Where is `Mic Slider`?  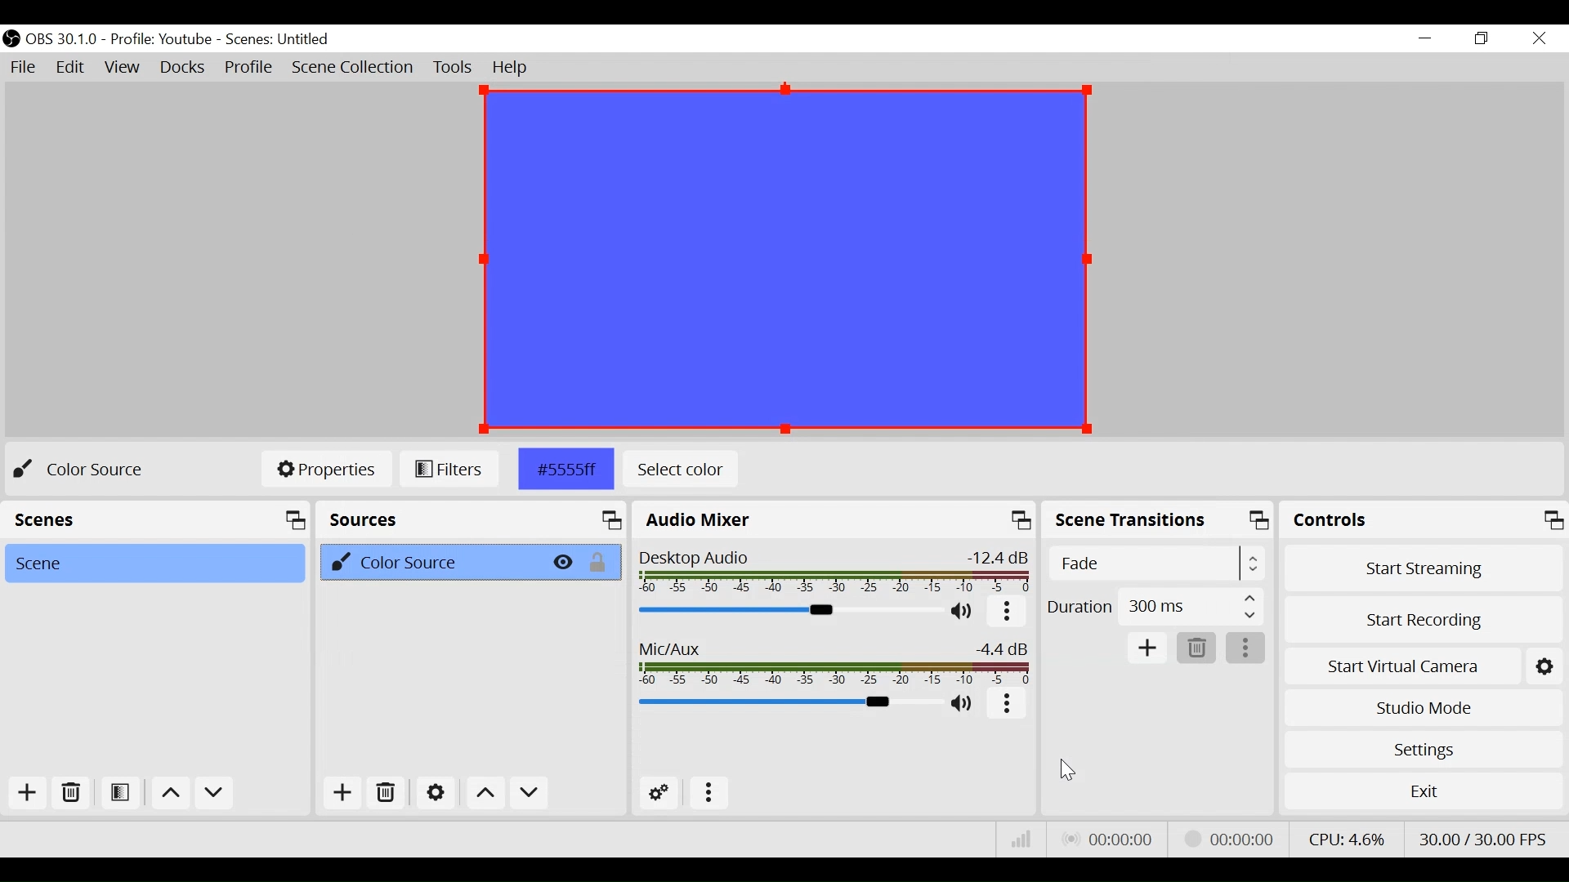 Mic Slider is located at coordinates (788, 702).